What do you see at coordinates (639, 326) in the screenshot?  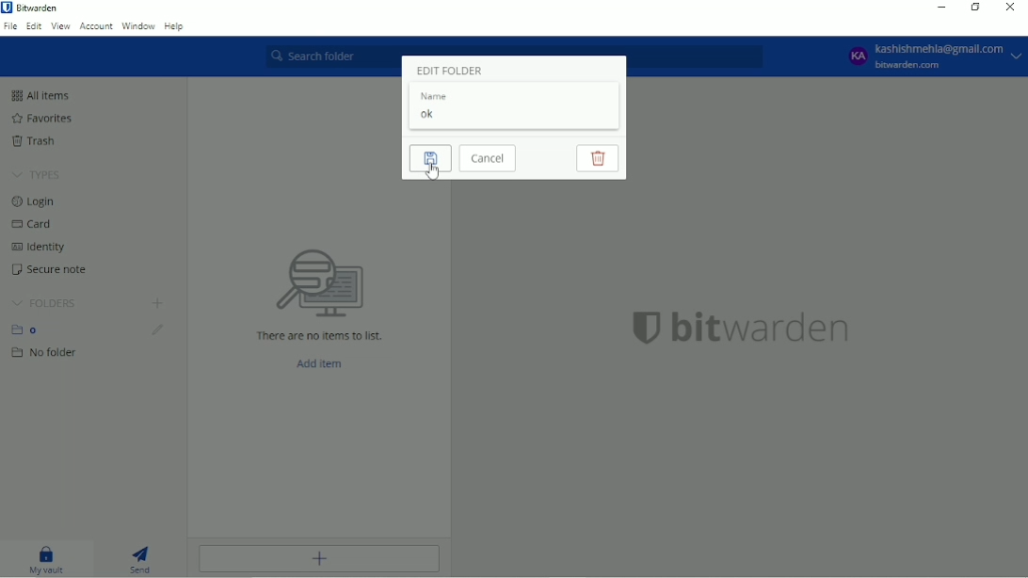 I see `bitwarden logo` at bounding box center [639, 326].